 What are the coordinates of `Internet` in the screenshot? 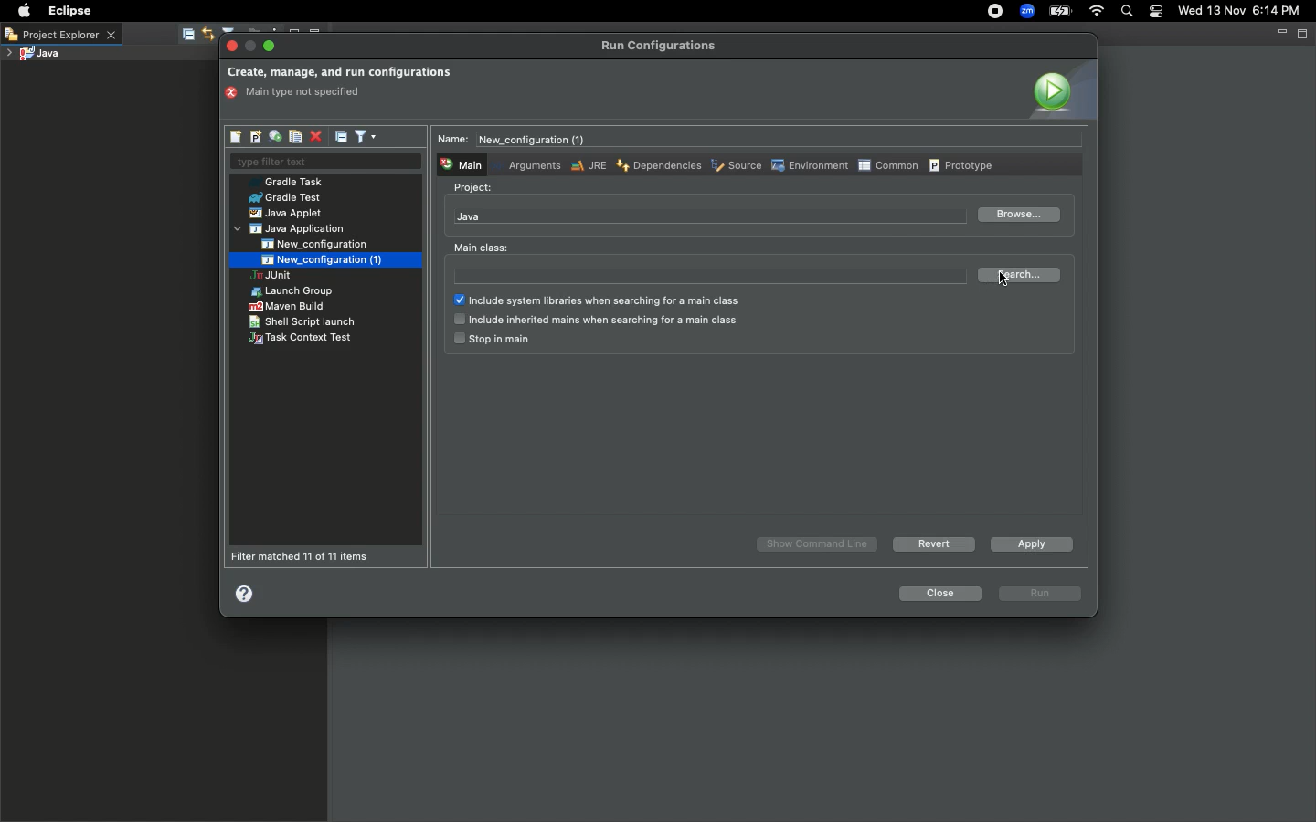 It's located at (1095, 13).